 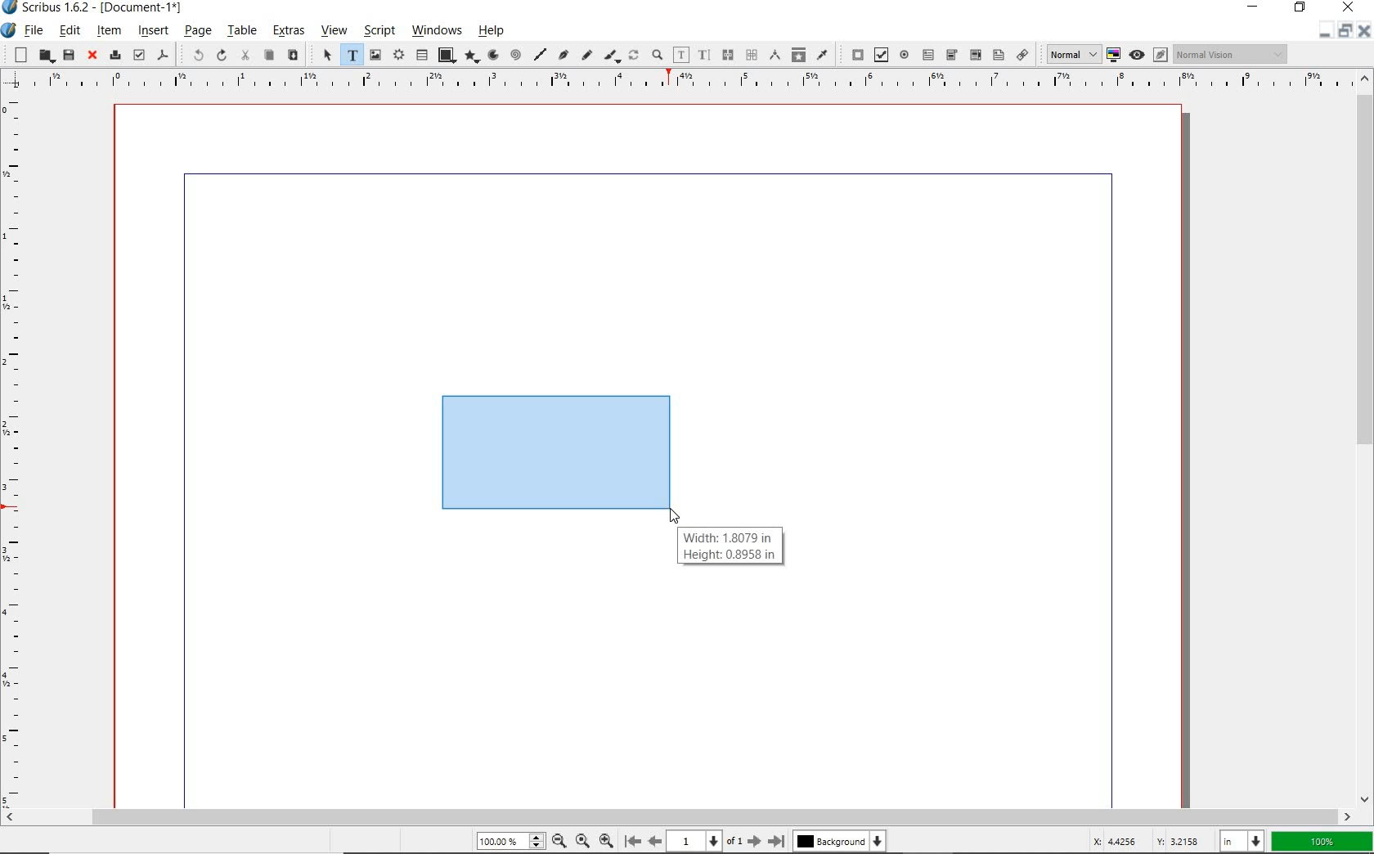 What do you see at coordinates (587, 56) in the screenshot?
I see `freehand line` at bounding box center [587, 56].